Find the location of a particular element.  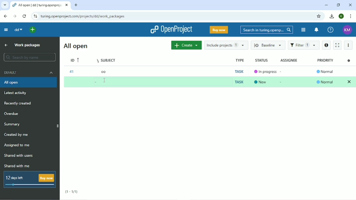

Priority is located at coordinates (326, 60).